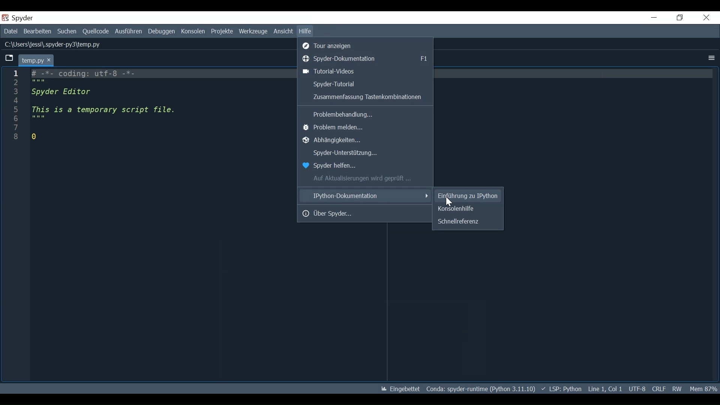  Describe the element at coordinates (364, 97) in the screenshot. I see `Shortcut Summary` at that location.